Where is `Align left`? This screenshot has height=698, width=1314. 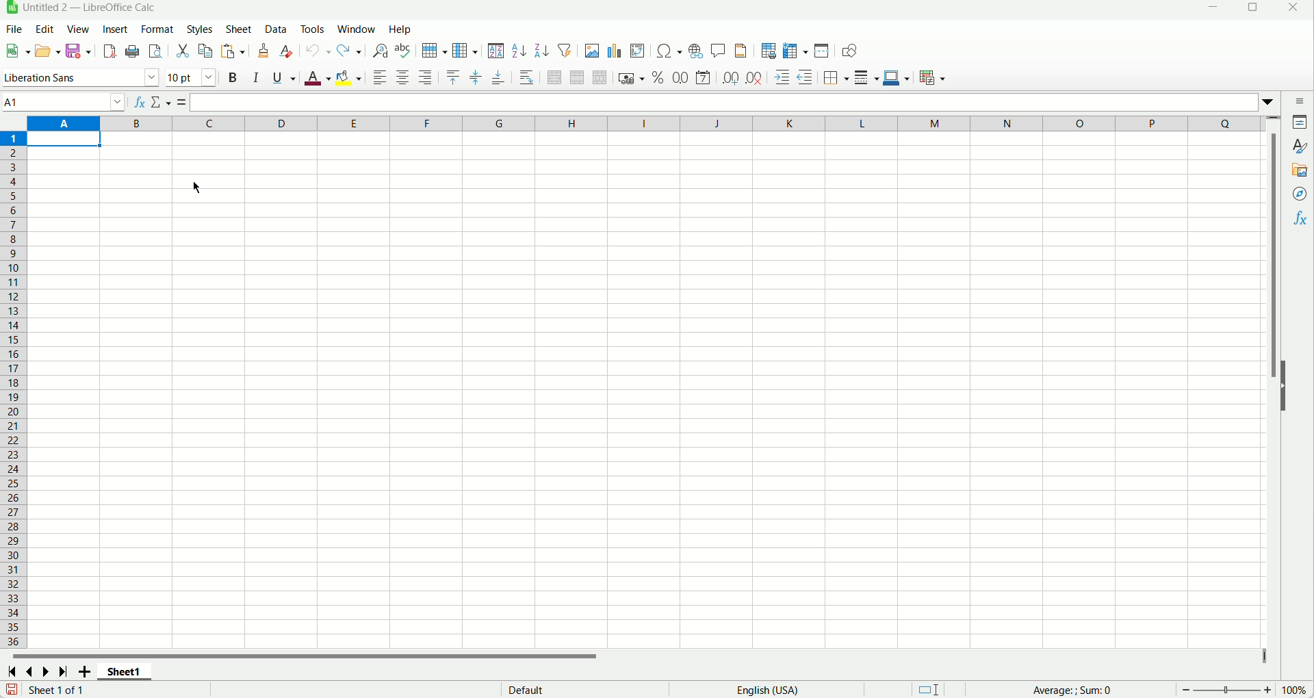
Align left is located at coordinates (380, 77).